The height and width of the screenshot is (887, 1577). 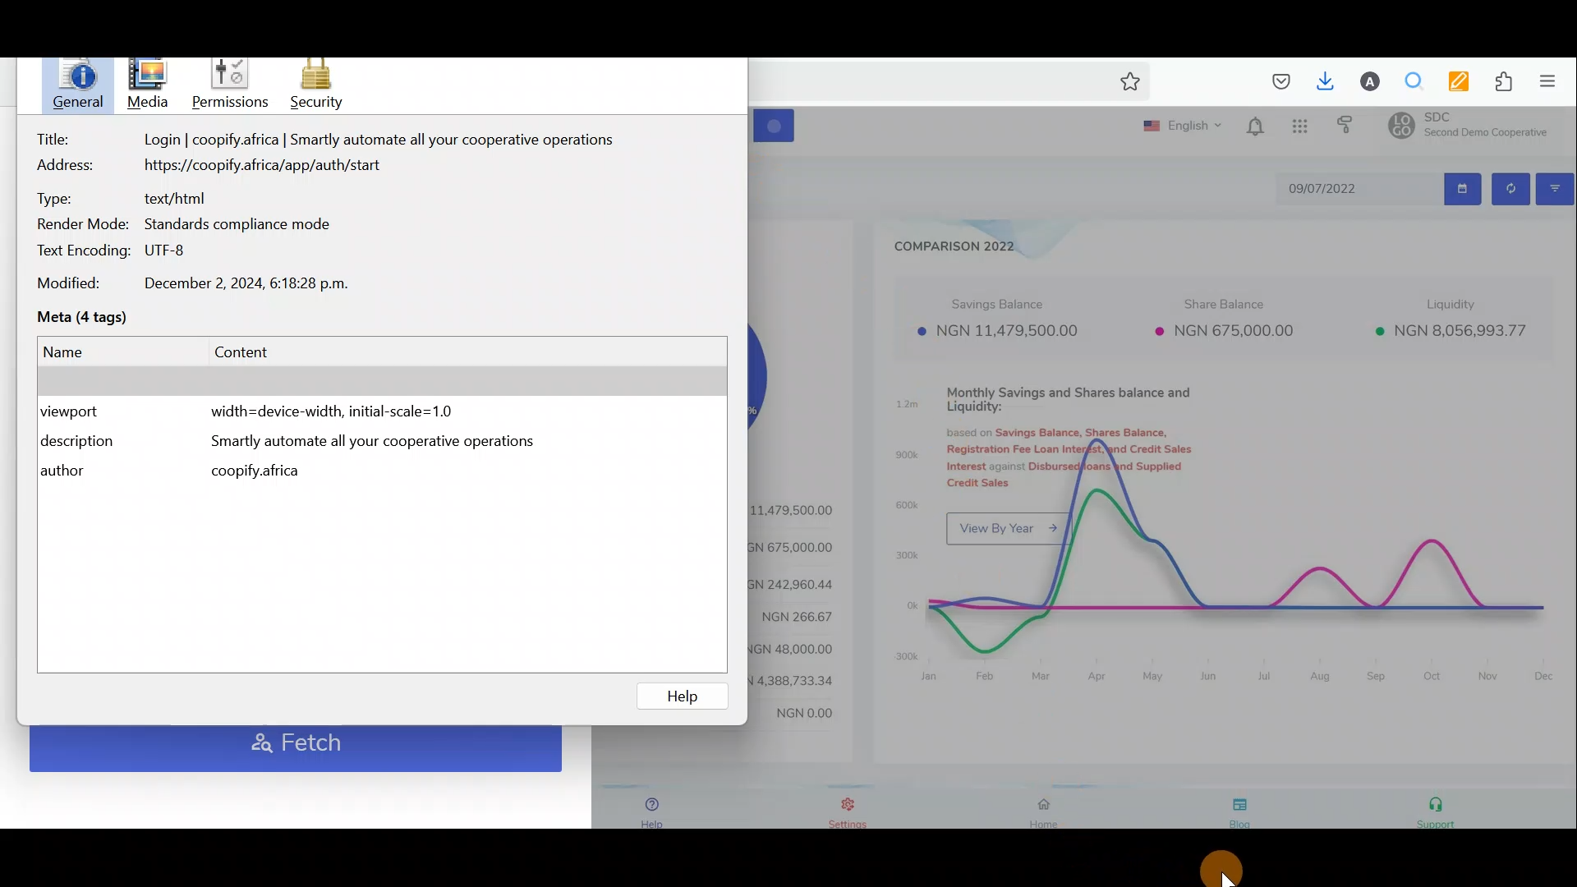 I want to click on Text encoding, so click(x=126, y=249).